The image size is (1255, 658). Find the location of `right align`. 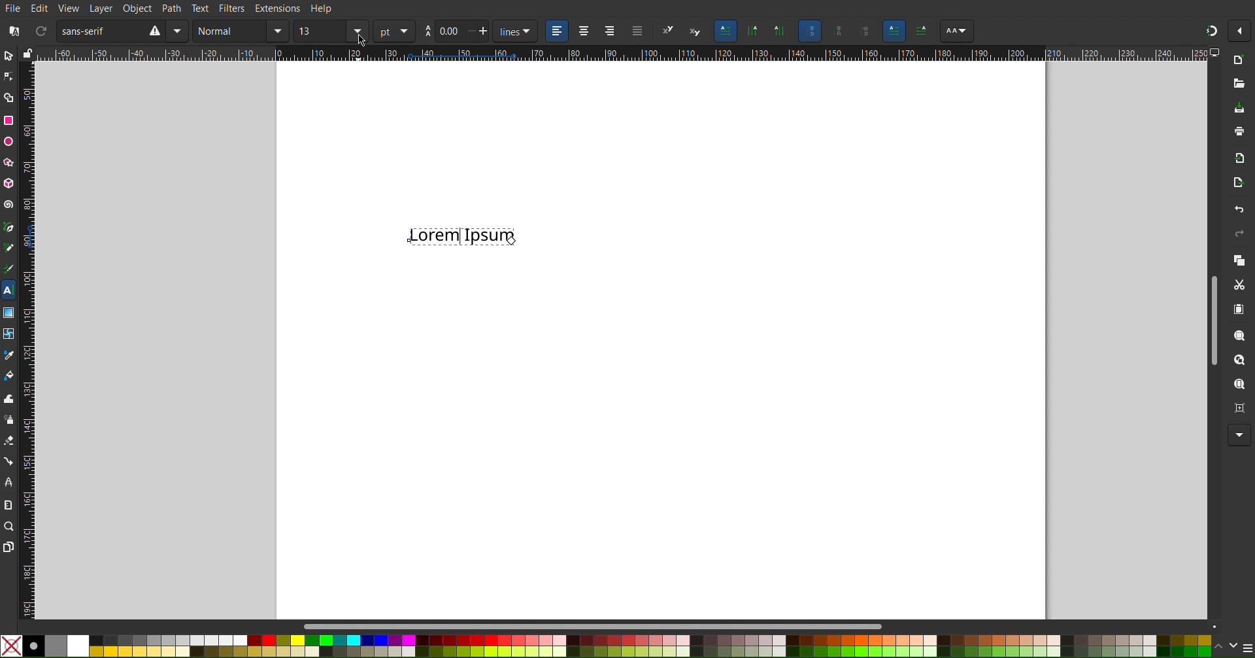

right align is located at coordinates (609, 32).